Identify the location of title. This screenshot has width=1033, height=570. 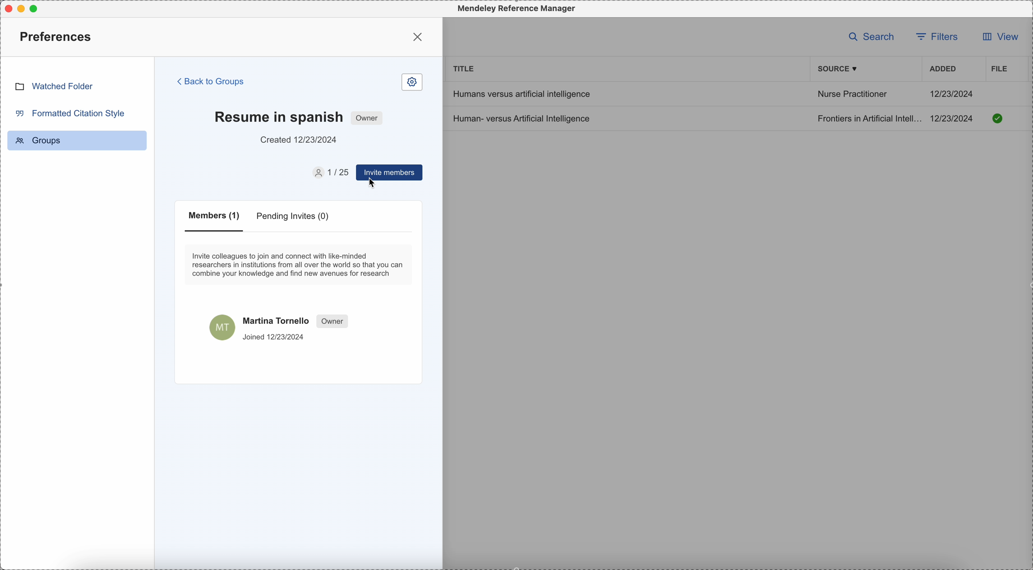
(464, 68).